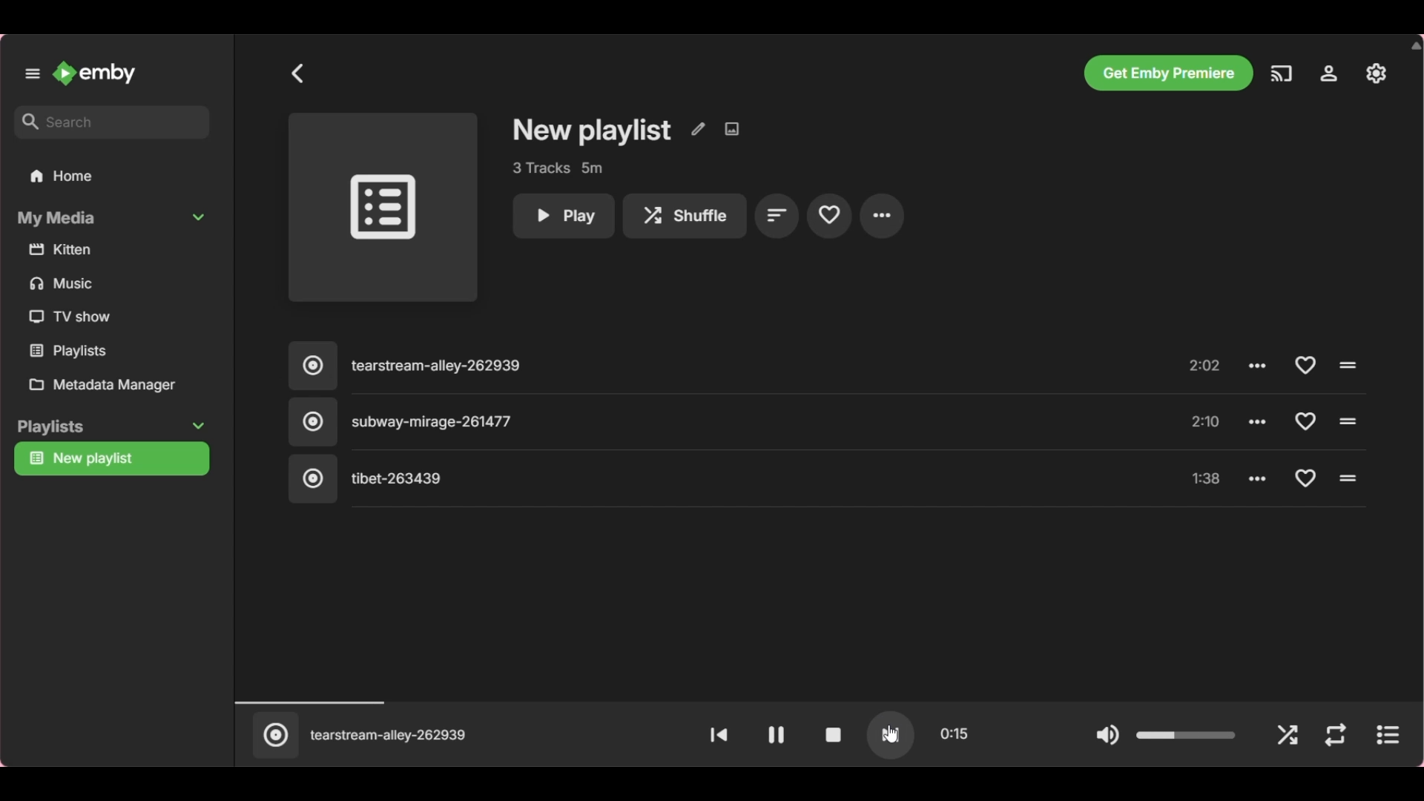 The width and height of the screenshot is (1424, 801). What do you see at coordinates (74, 317) in the screenshot?
I see `tv show` at bounding box center [74, 317].